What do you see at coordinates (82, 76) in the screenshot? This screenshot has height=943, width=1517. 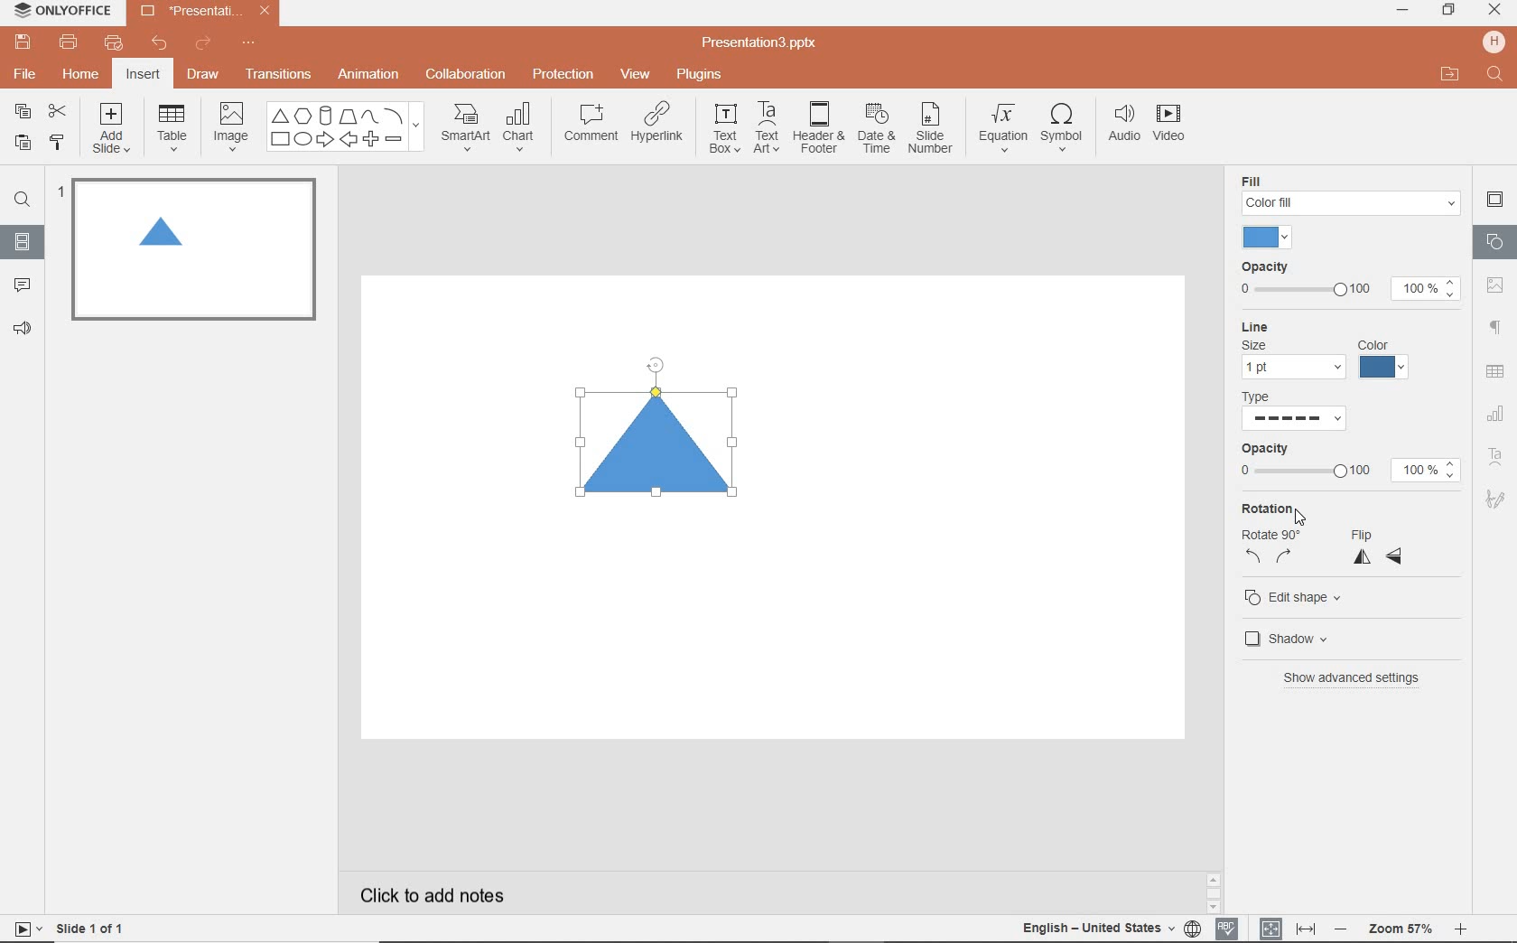 I see `HOME` at bounding box center [82, 76].